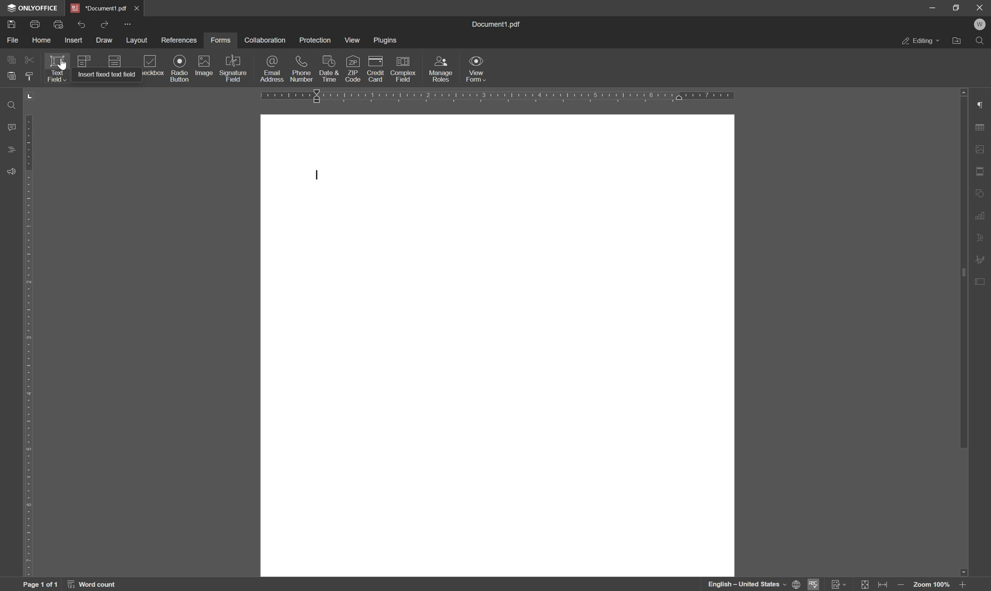  Describe the element at coordinates (963, 90) in the screenshot. I see `scroll up` at that location.